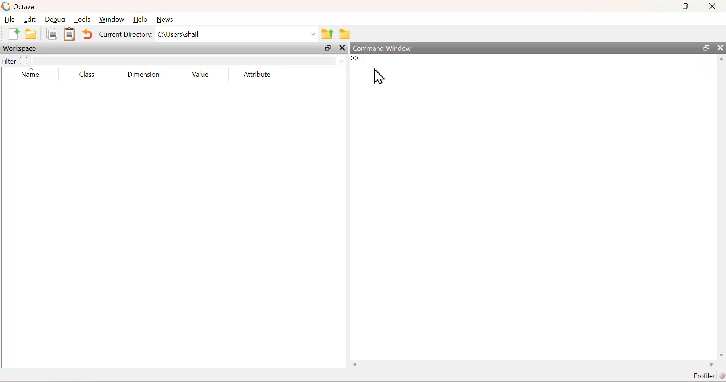 This screenshot has width=726, height=382. I want to click on Octave, so click(25, 7).